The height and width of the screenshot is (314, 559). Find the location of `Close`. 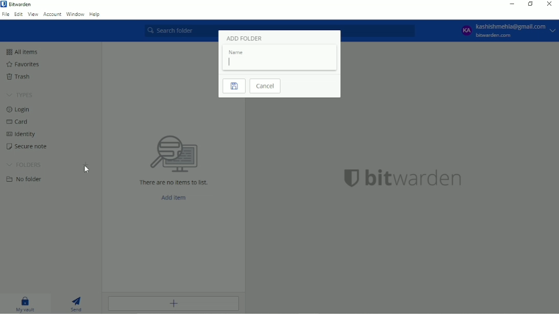

Close is located at coordinates (549, 4).